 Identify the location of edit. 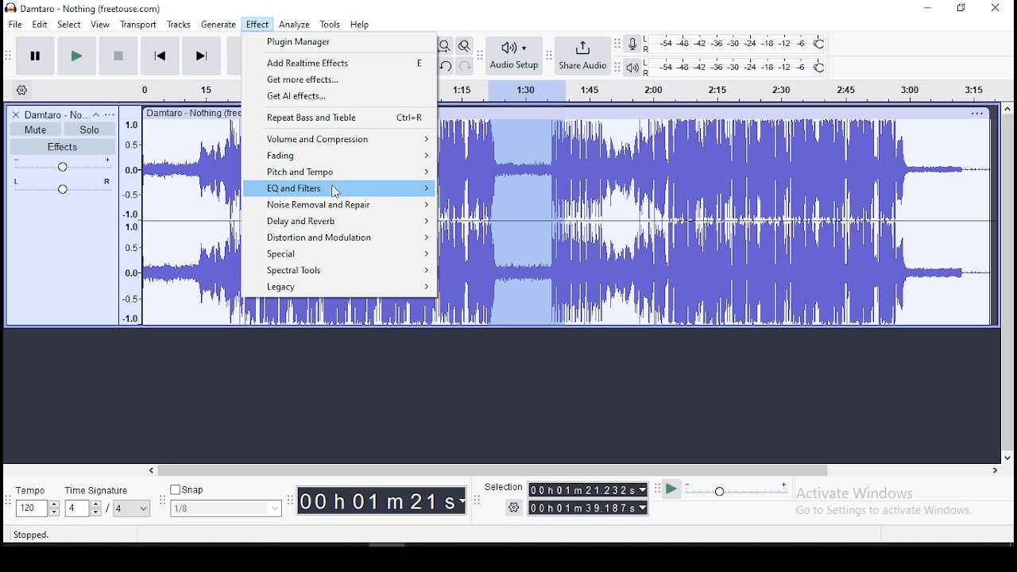
(41, 25).